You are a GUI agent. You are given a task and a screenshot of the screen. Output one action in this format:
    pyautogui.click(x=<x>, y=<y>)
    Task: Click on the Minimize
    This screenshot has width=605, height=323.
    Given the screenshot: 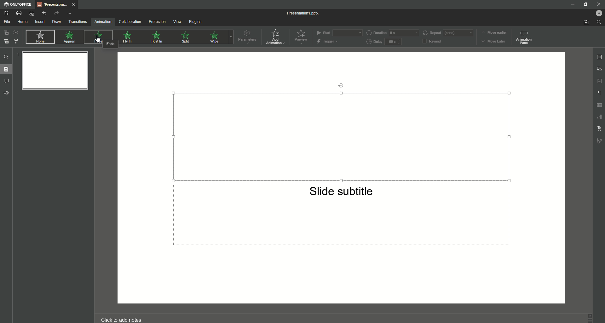 What is the action you would take?
    pyautogui.click(x=572, y=4)
    